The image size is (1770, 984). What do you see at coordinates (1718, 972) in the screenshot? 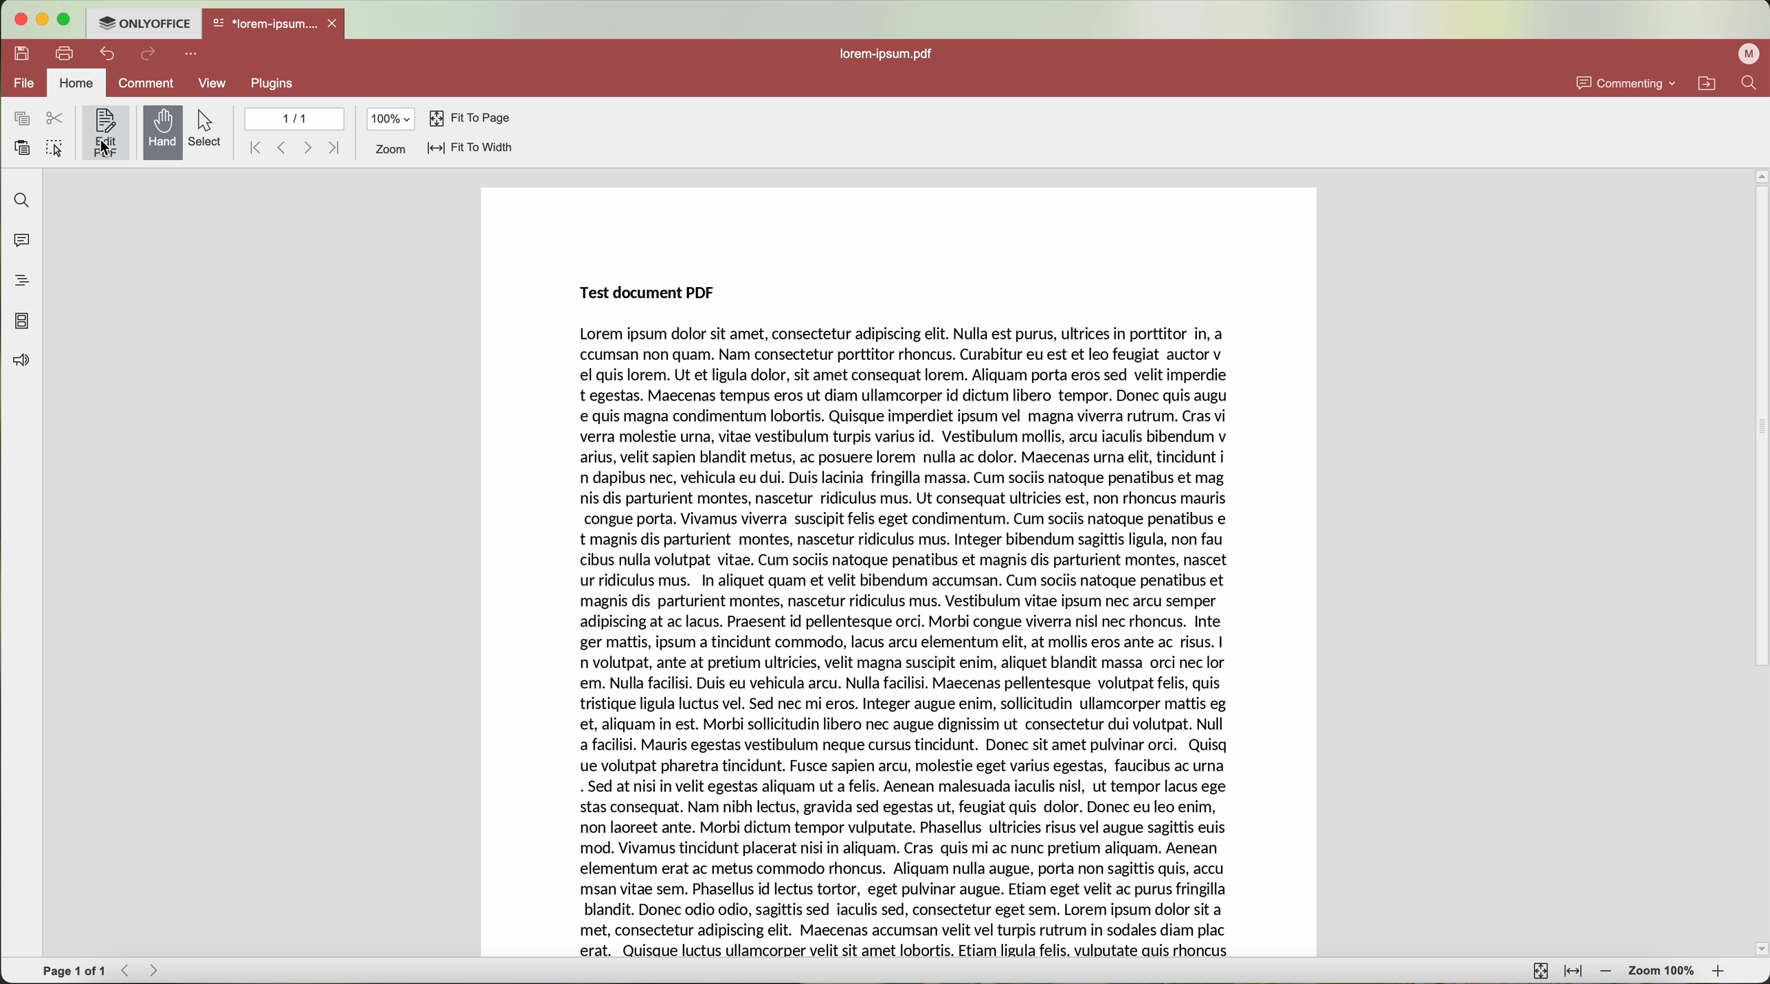
I see `zoom in` at bounding box center [1718, 972].